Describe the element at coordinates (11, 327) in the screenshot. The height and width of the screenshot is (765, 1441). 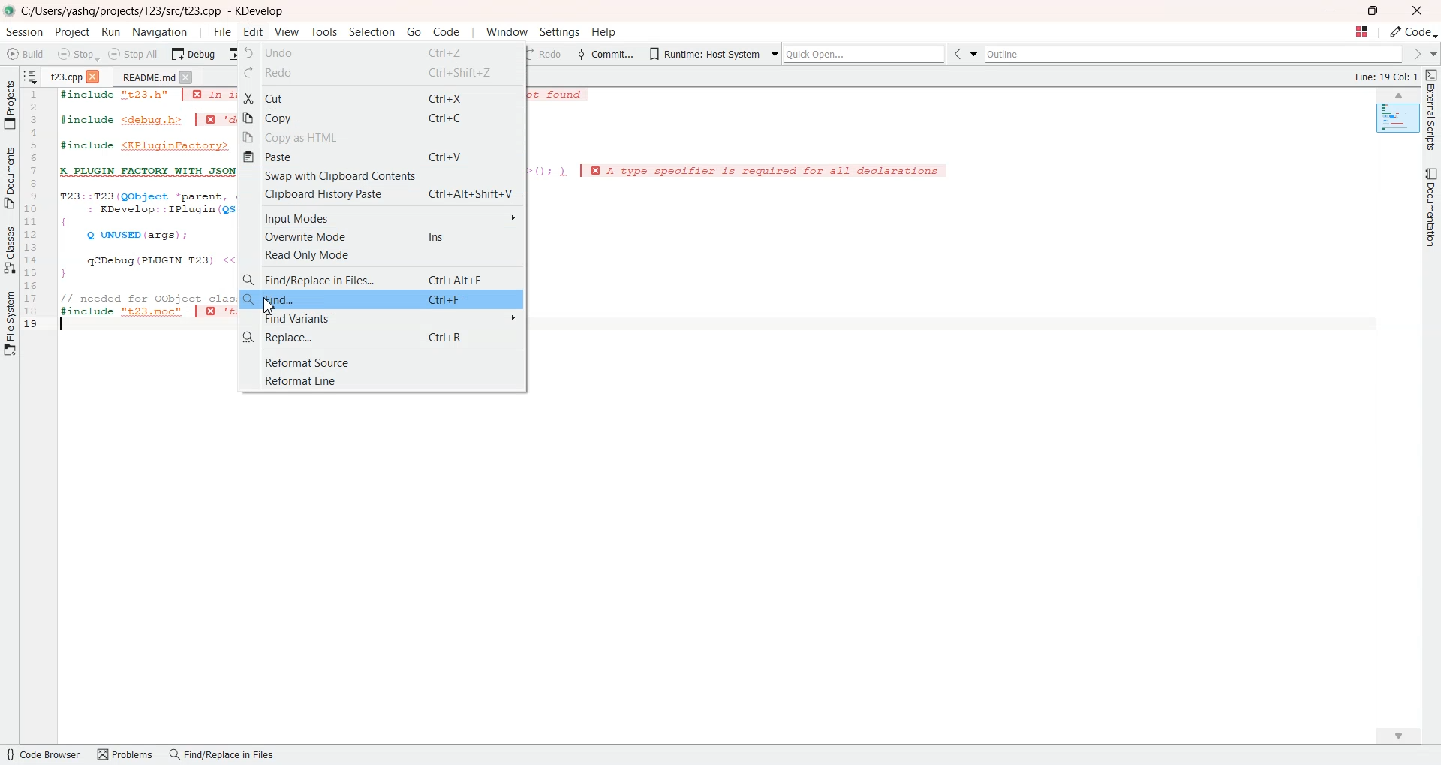
I see `File system` at that location.